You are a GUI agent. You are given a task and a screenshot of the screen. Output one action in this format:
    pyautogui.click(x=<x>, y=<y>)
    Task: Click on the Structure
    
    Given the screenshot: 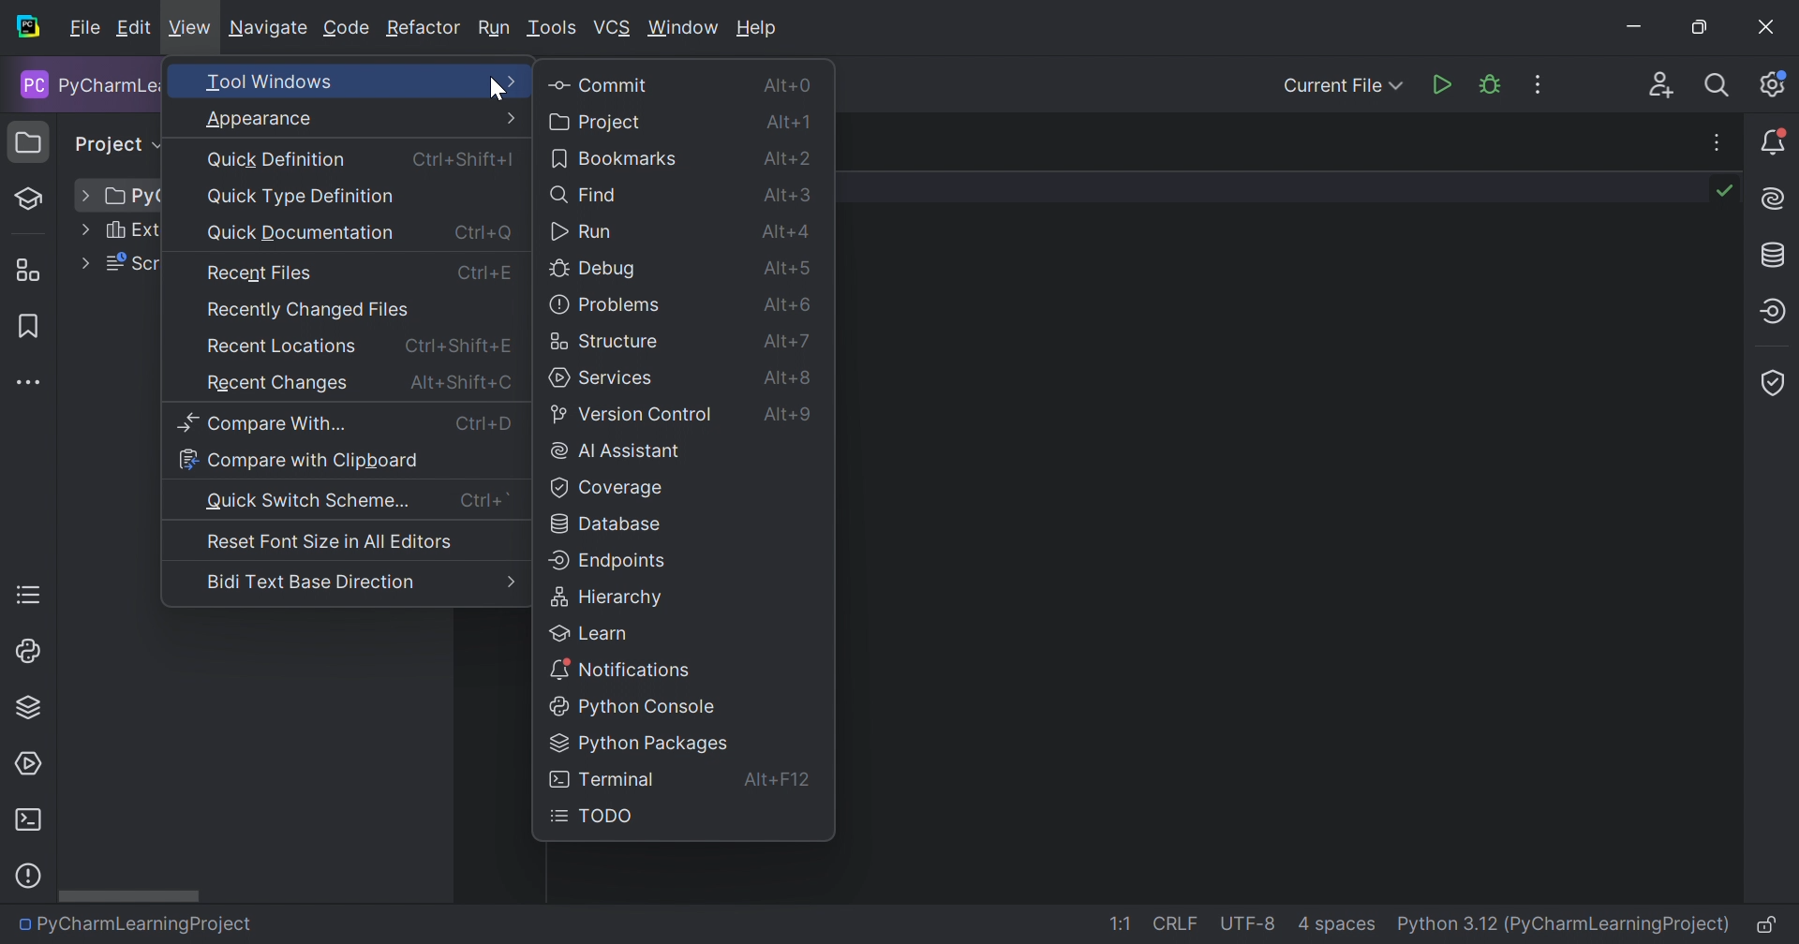 What is the action you would take?
    pyautogui.click(x=604, y=338)
    